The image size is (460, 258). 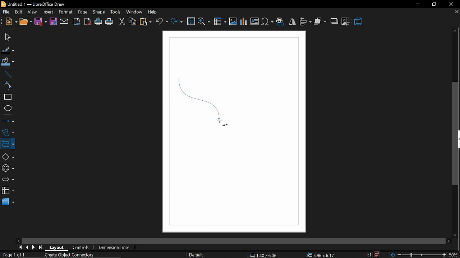 I want to click on connector, so click(x=7, y=143).